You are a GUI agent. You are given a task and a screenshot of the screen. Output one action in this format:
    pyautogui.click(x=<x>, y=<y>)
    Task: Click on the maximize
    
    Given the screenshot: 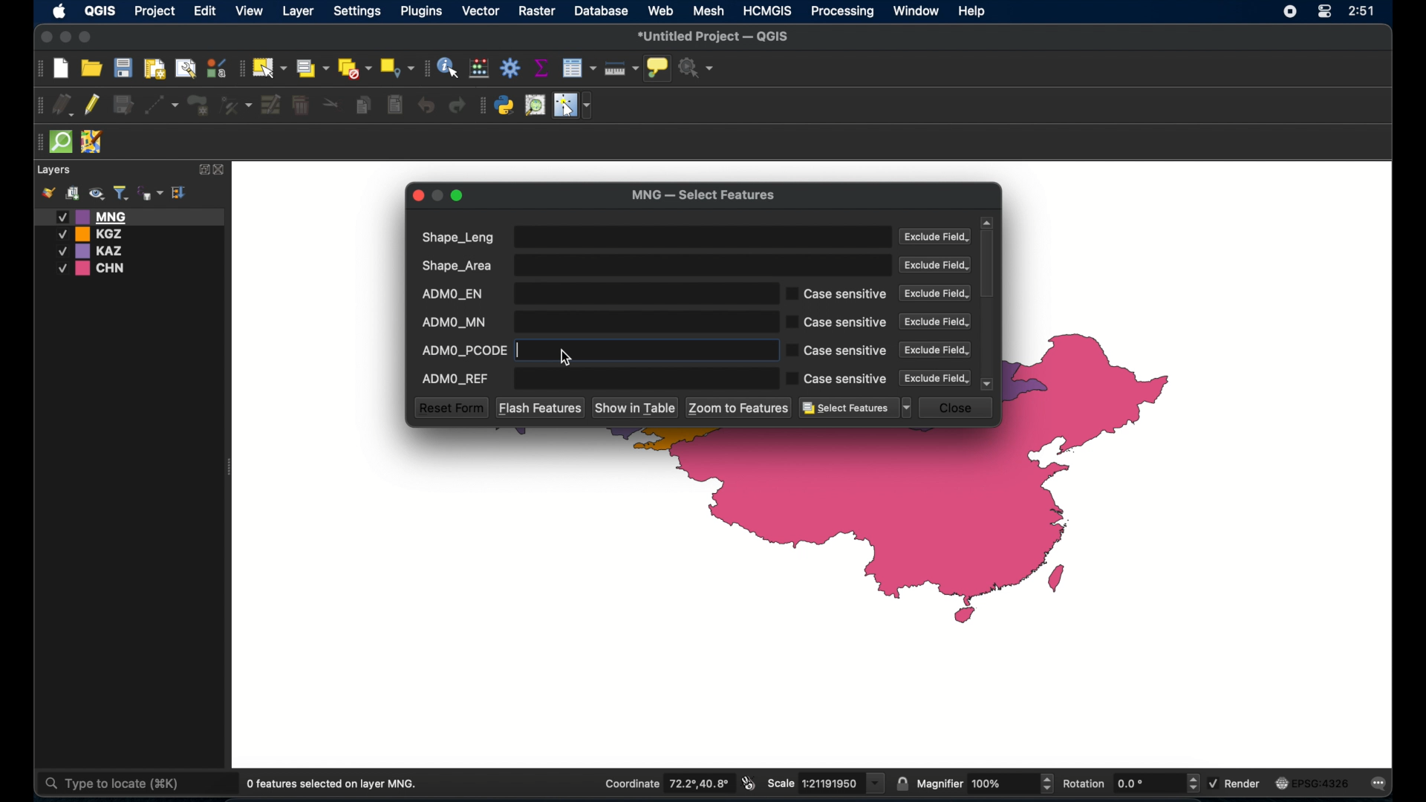 What is the action you would take?
    pyautogui.click(x=86, y=38)
    